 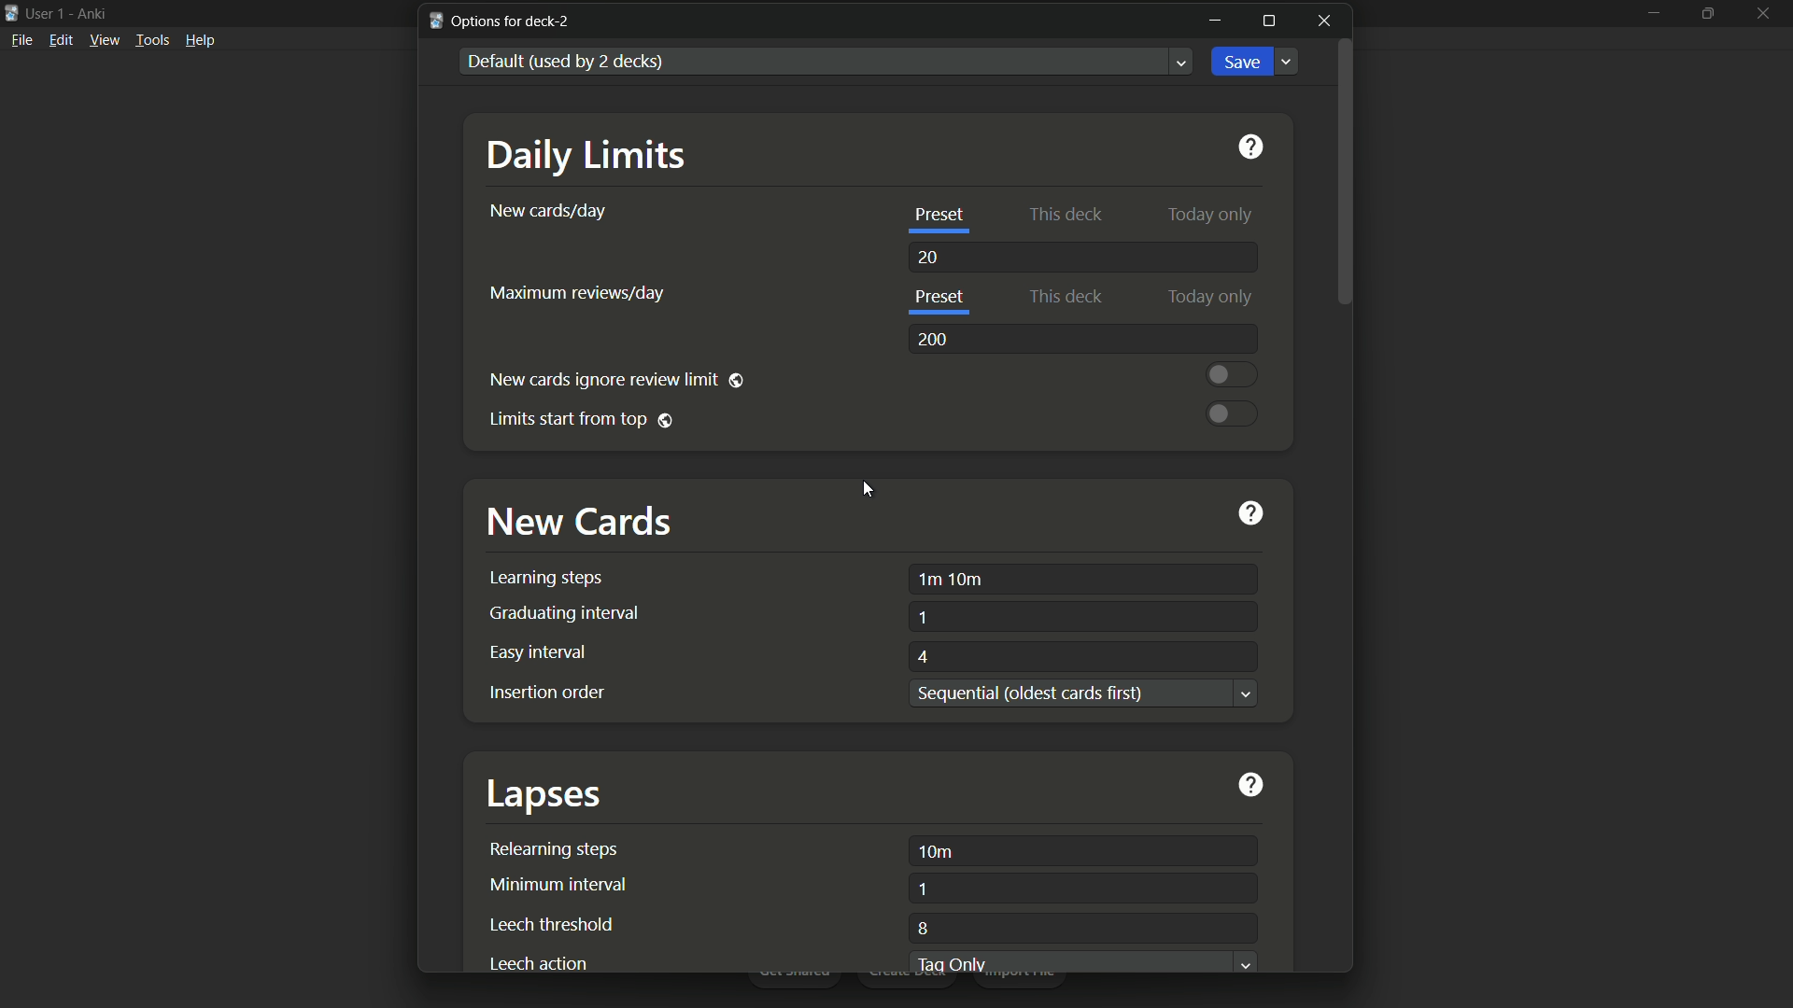 I want to click on 1, so click(x=926, y=619).